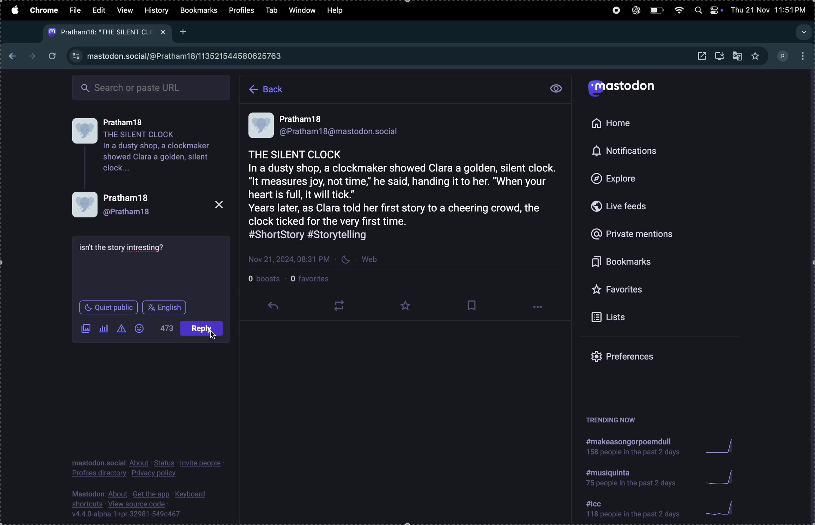 The height and width of the screenshot is (525, 815). I want to click on refresh, so click(53, 57).